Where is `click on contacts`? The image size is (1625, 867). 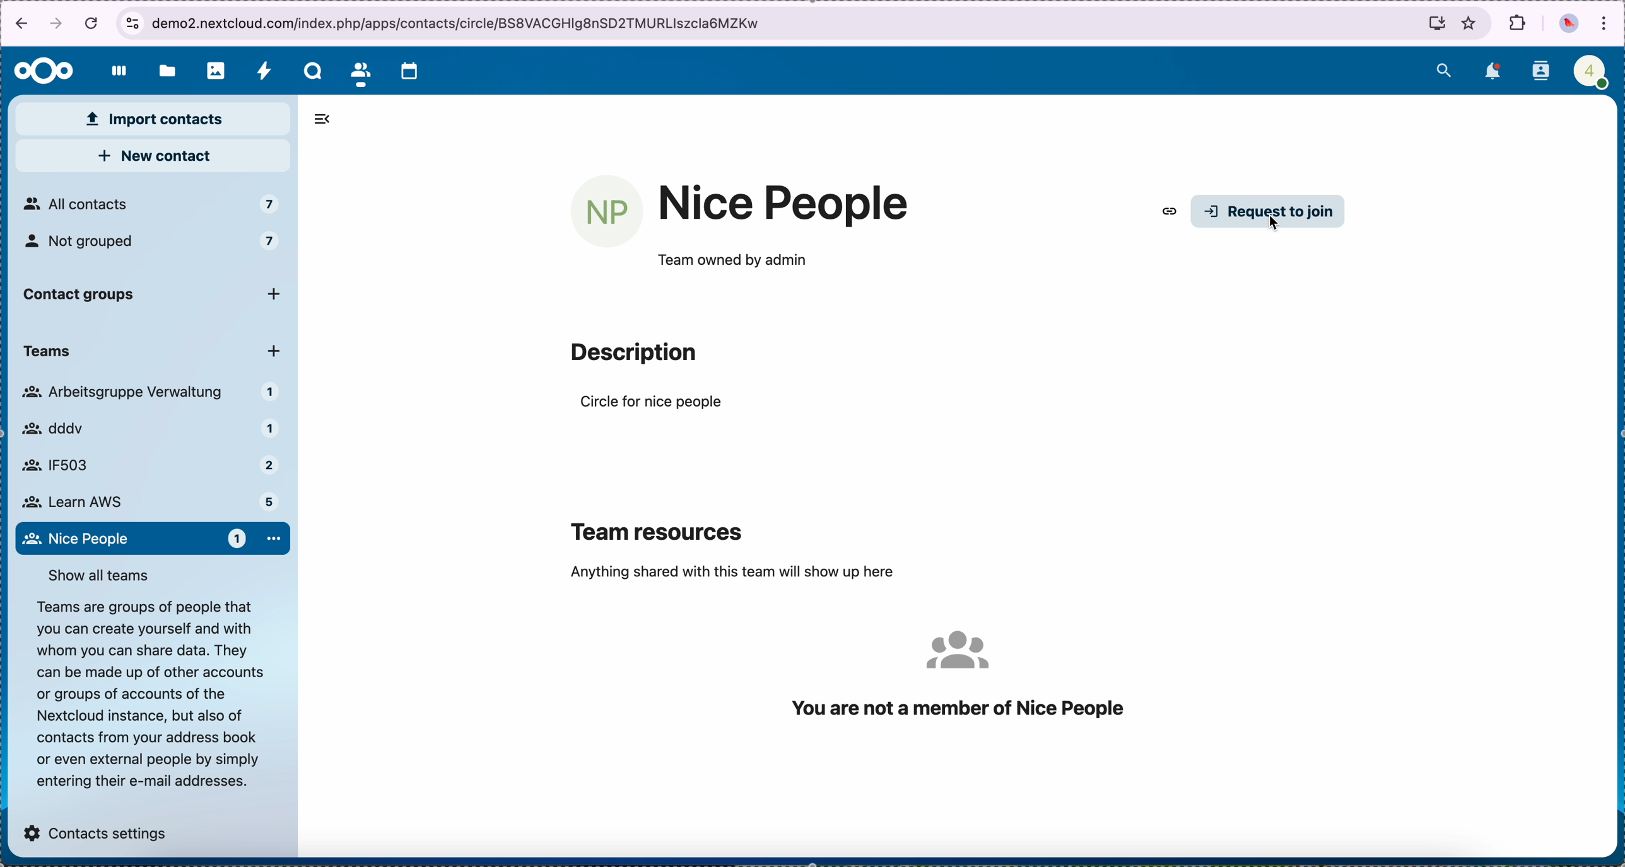
click on contacts is located at coordinates (360, 71).